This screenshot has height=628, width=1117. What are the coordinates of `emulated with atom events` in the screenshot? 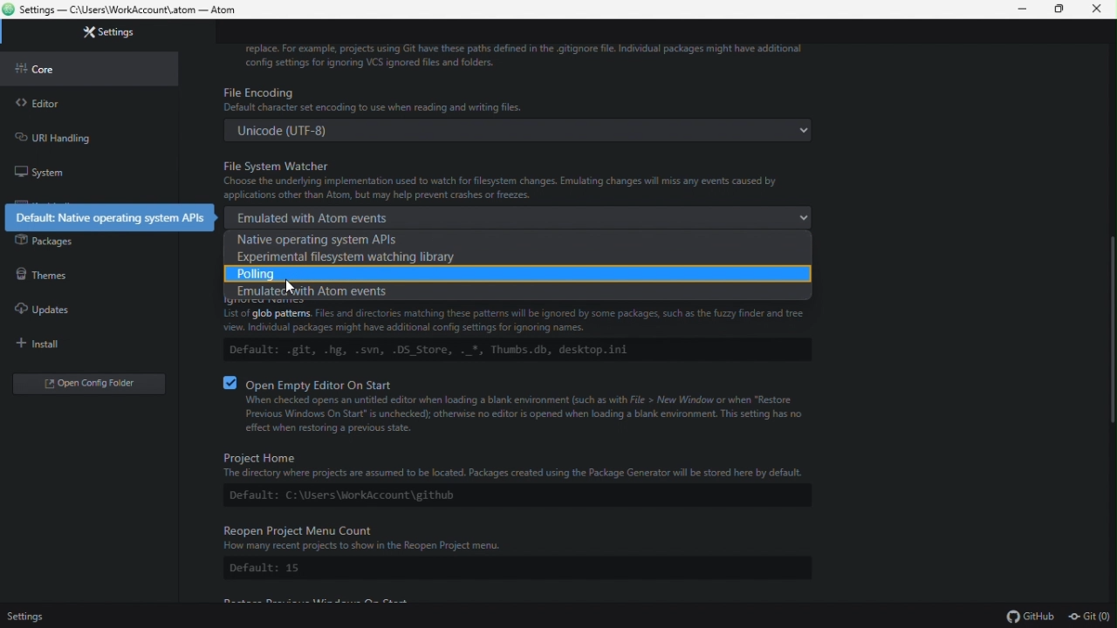 It's located at (517, 218).